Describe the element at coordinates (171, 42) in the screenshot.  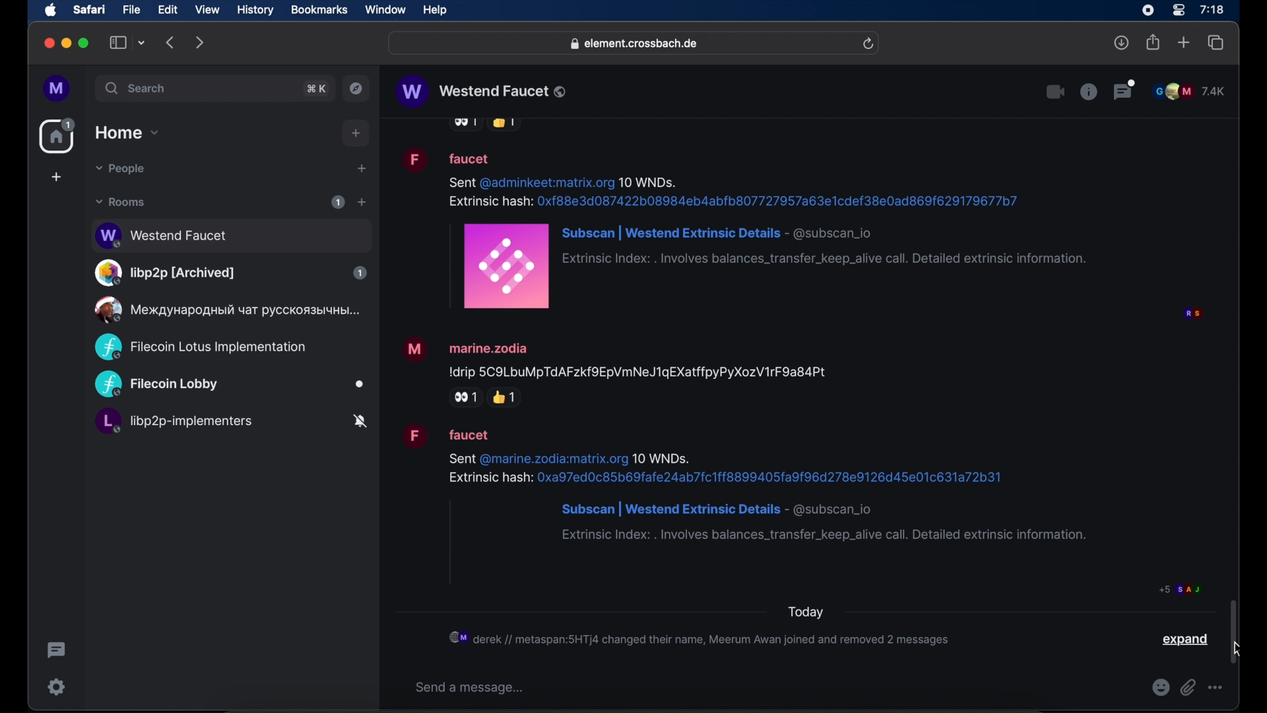
I see `backward` at that location.